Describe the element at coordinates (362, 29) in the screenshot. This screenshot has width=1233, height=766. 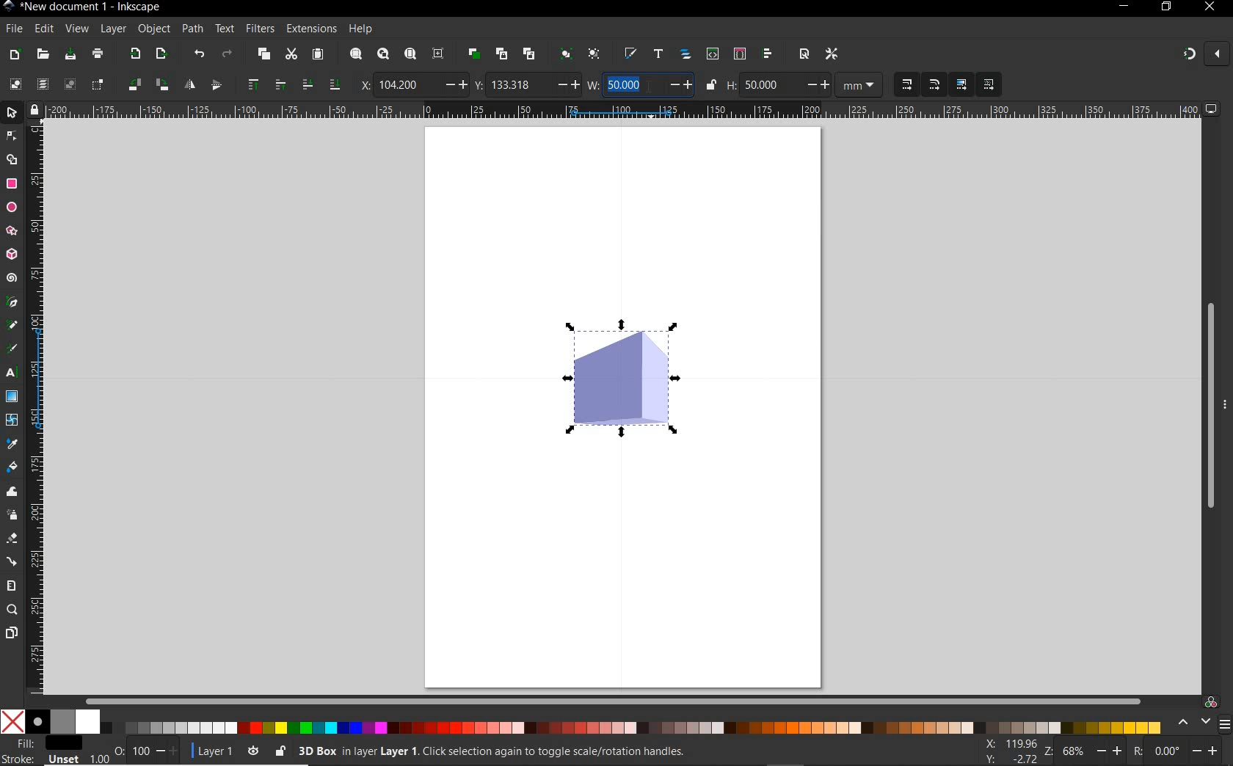
I see `help` at that location.